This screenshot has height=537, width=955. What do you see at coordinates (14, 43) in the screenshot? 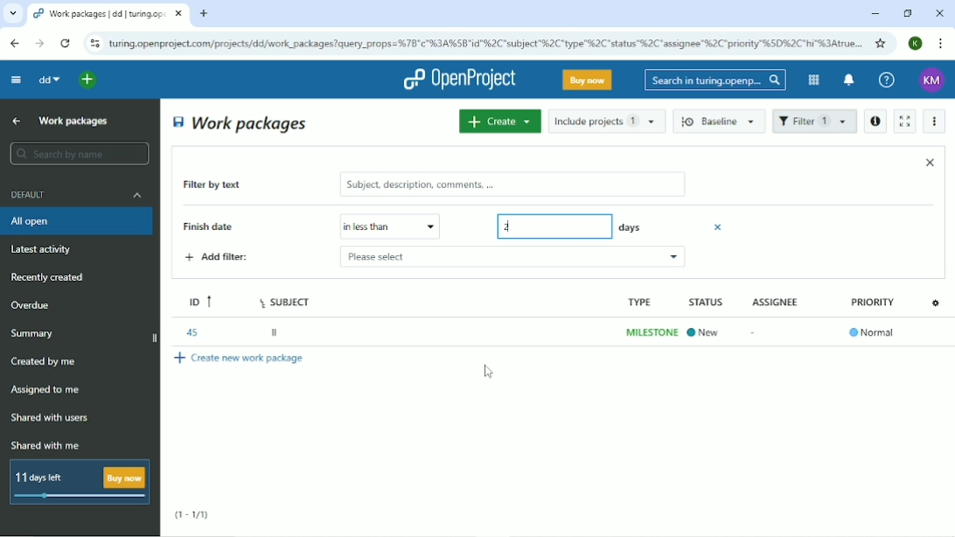
I see `Back` at bounding box center [14, 43].